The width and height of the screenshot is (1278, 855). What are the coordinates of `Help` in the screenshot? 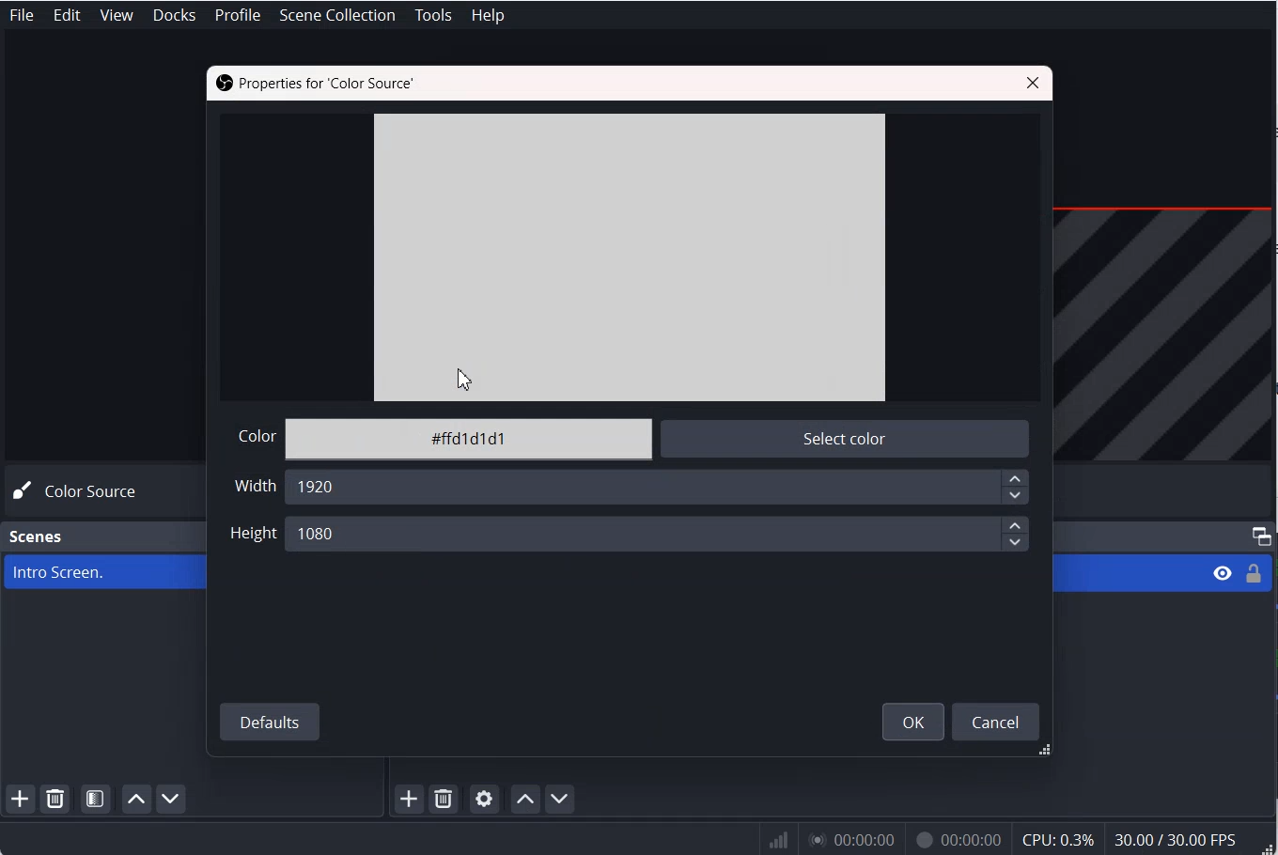 It's located at (487, 14).